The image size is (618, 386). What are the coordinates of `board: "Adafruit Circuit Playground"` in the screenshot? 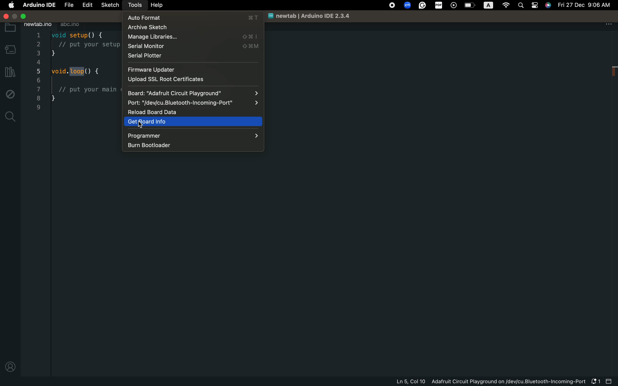 It's located at (193, 93).